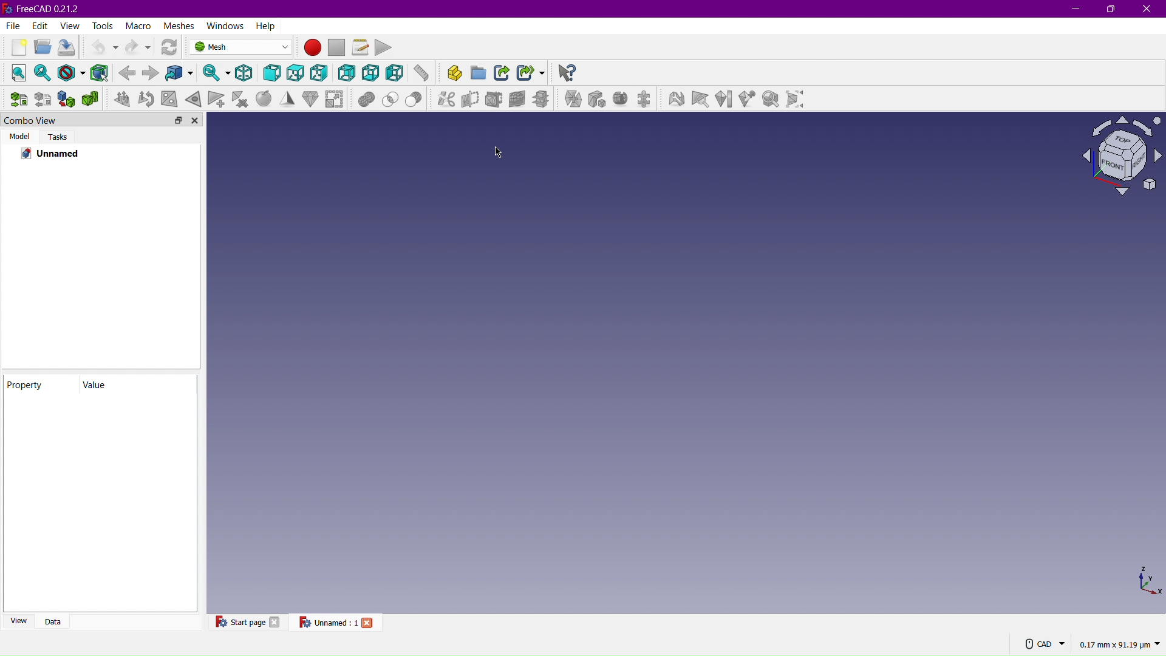  What do you see at coordinates (179, 120) in the screenshot?
I see `floating tab` at bounding box center [179, 120].